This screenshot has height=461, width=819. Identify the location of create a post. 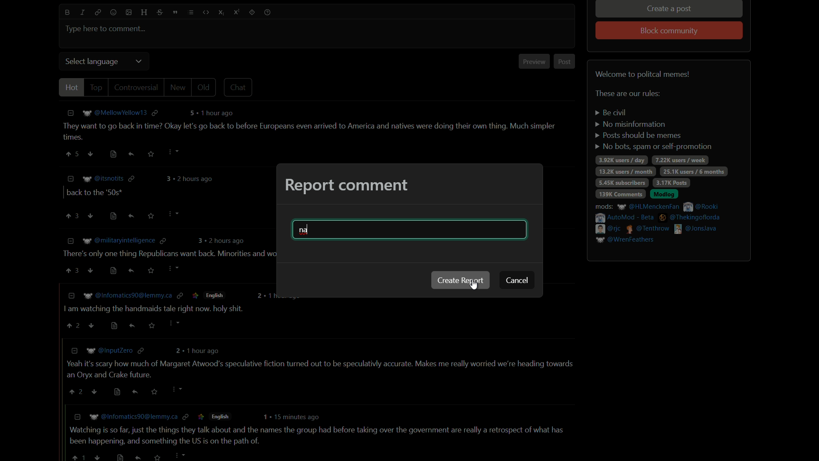
(670, 10).